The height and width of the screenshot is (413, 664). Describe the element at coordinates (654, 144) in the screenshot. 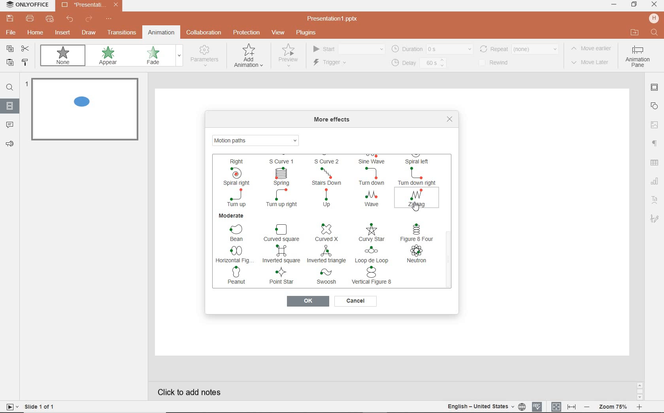

I see `paragraph settings` at that location.